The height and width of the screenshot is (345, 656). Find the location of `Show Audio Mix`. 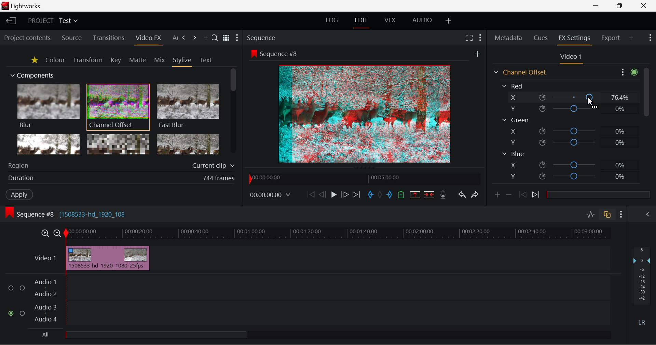

Show Audio Mix is located at coordinates (644, 215).